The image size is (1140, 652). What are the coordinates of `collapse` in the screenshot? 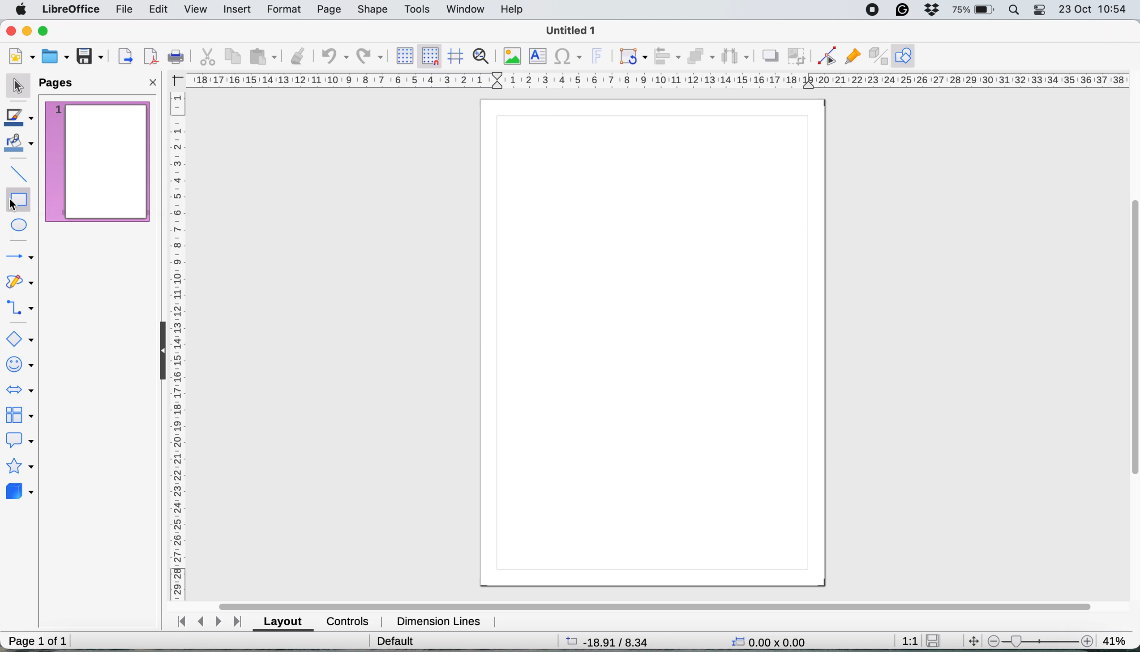 It's located at (159, 350).